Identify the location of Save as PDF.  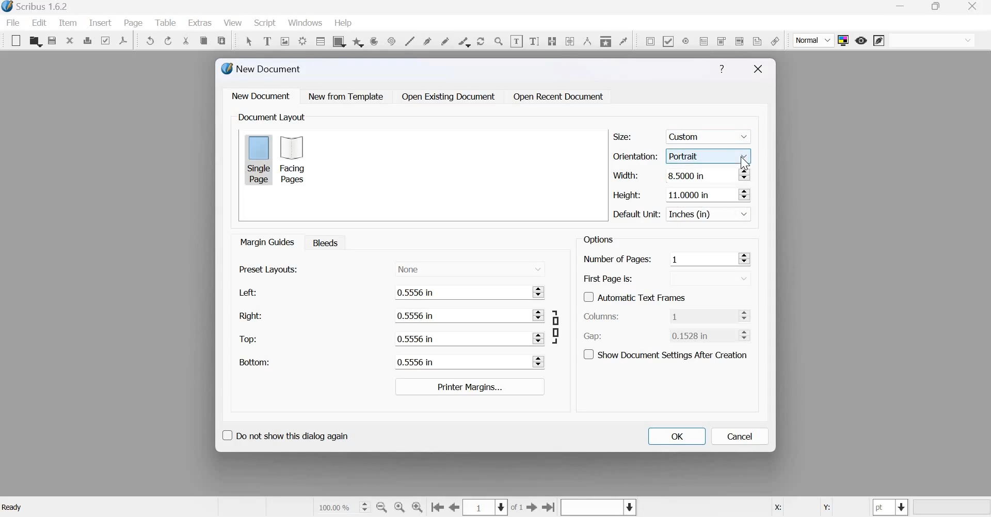
(124, 40).